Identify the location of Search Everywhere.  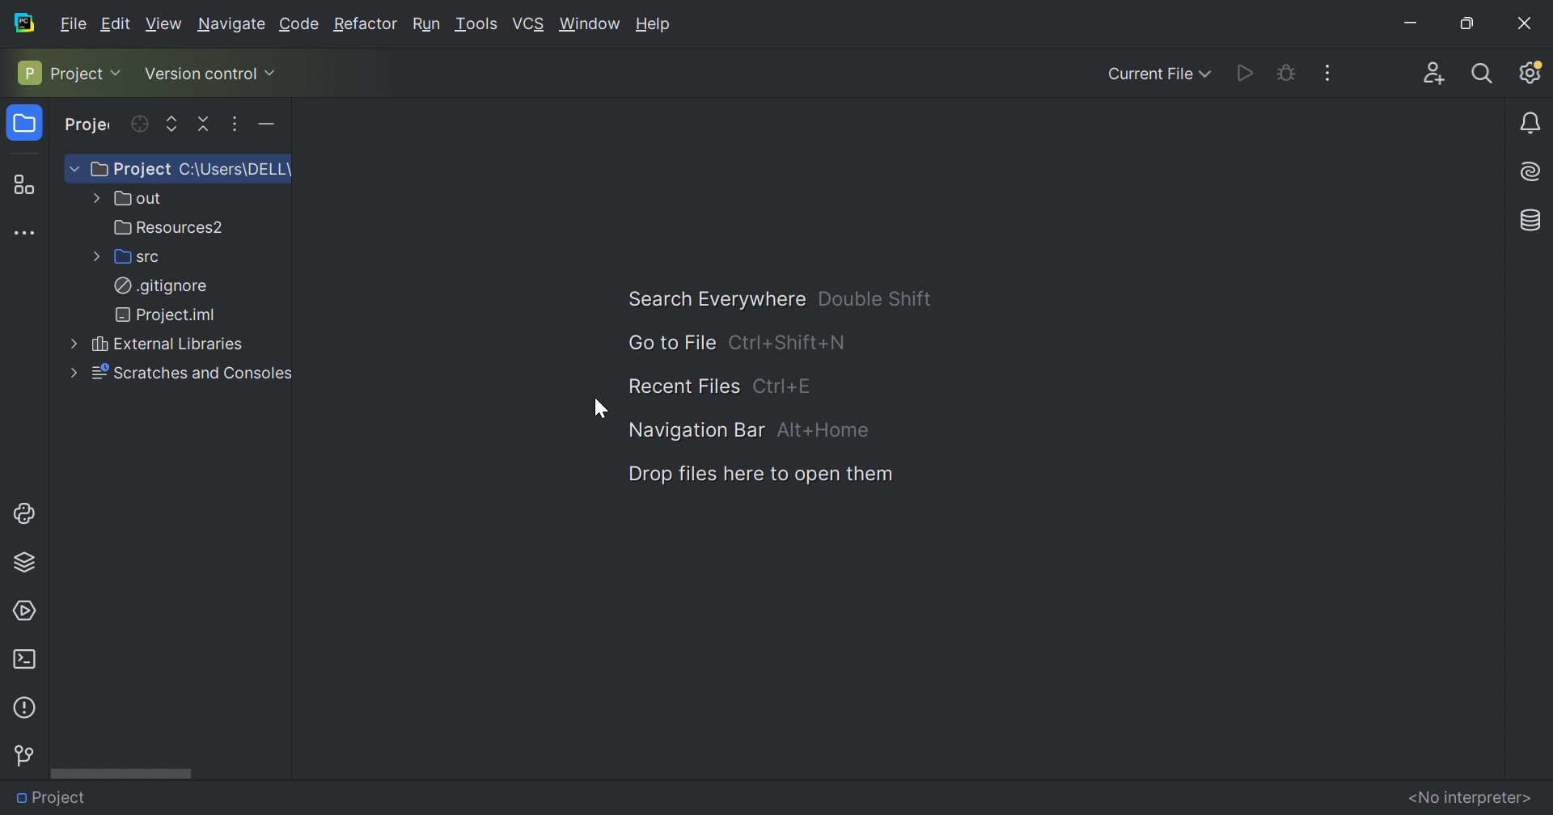
(709, 299).